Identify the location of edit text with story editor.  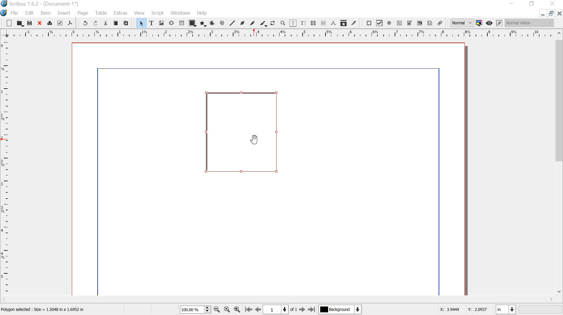
(303, 23).